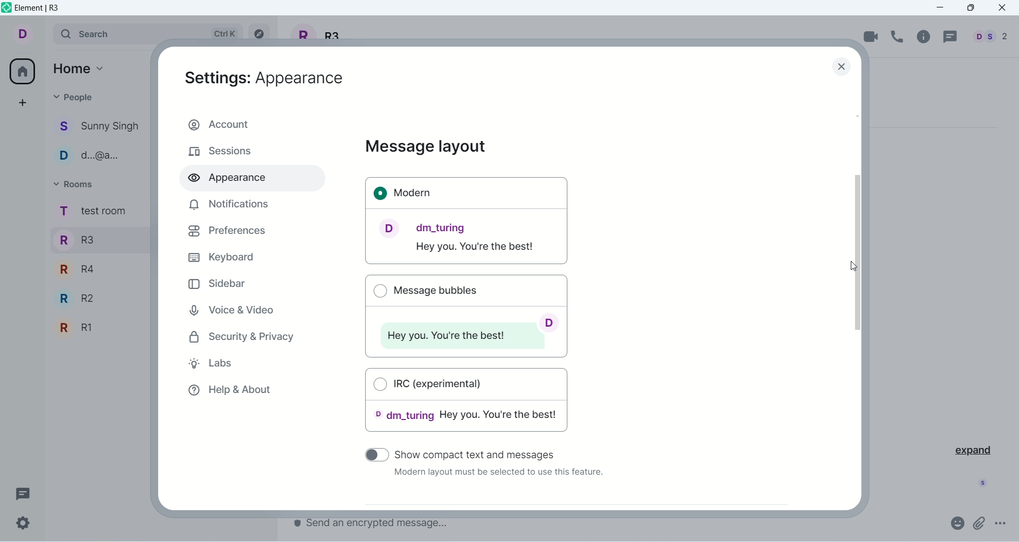 This screenshot has width=1019, height=542. What do you see at coordinates (23, 492) in the screenshot?
I see `threads` at bounding box center [23, 492].